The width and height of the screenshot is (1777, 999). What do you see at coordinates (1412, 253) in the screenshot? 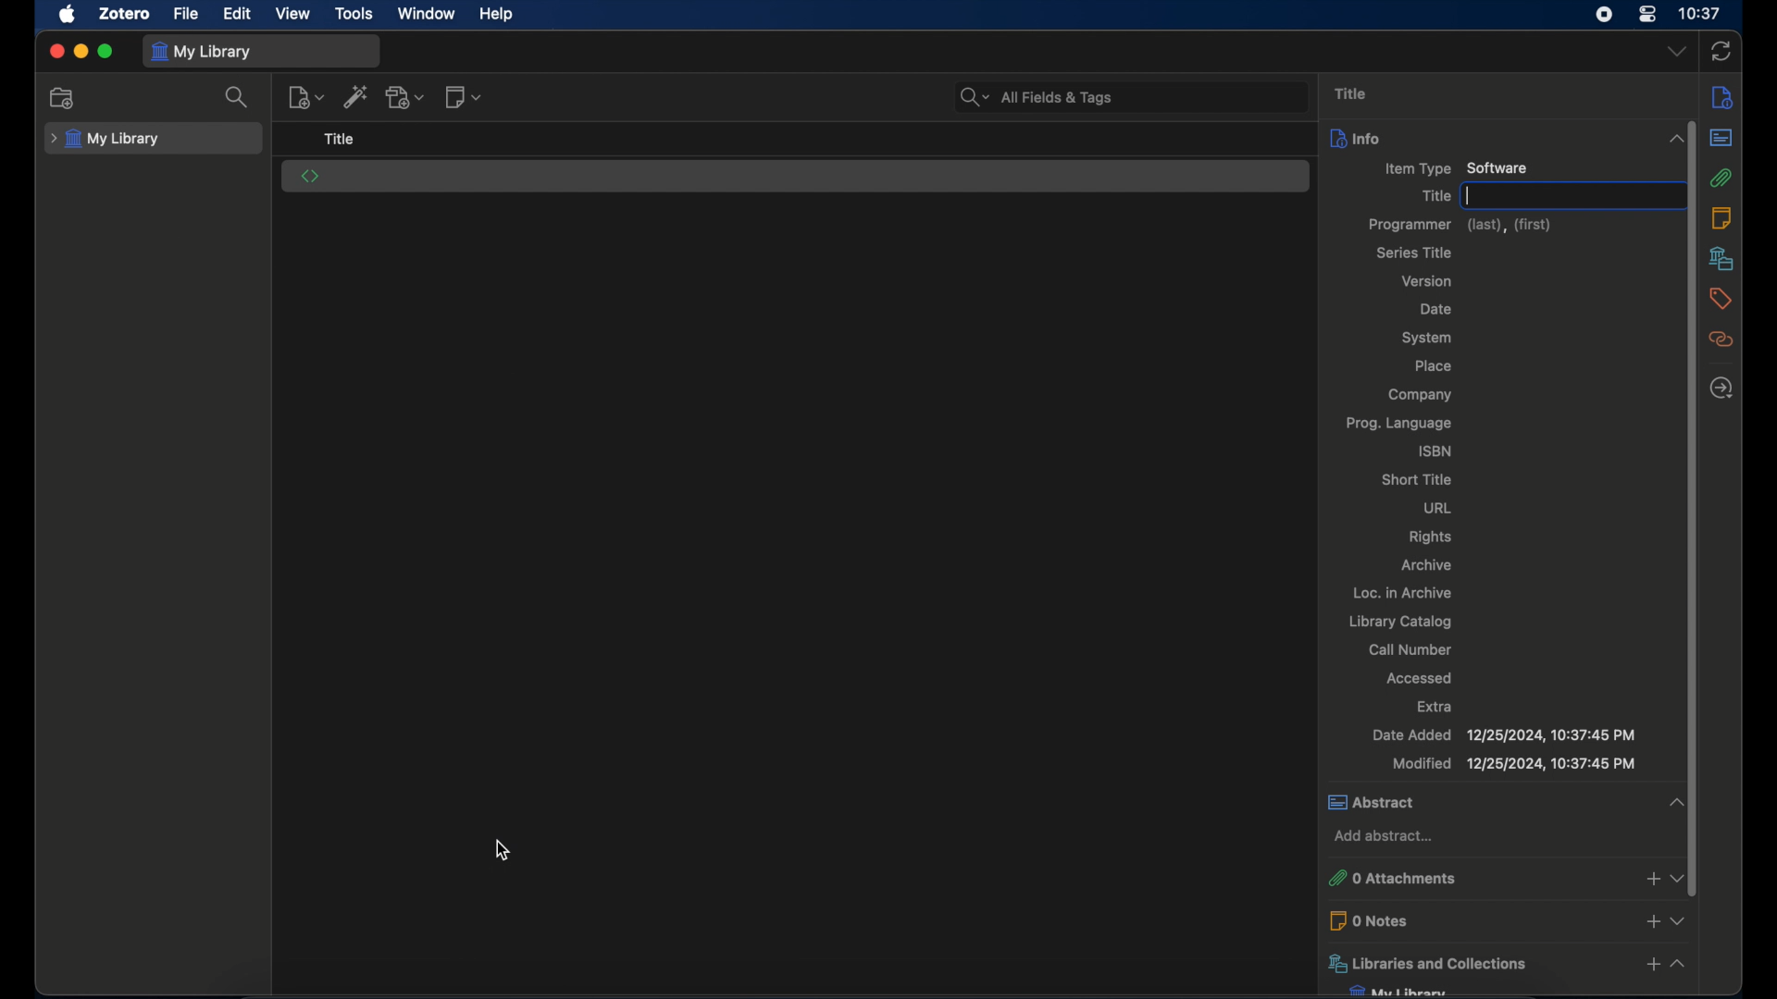
I see `series title ` at bounding box center [1412, 253].